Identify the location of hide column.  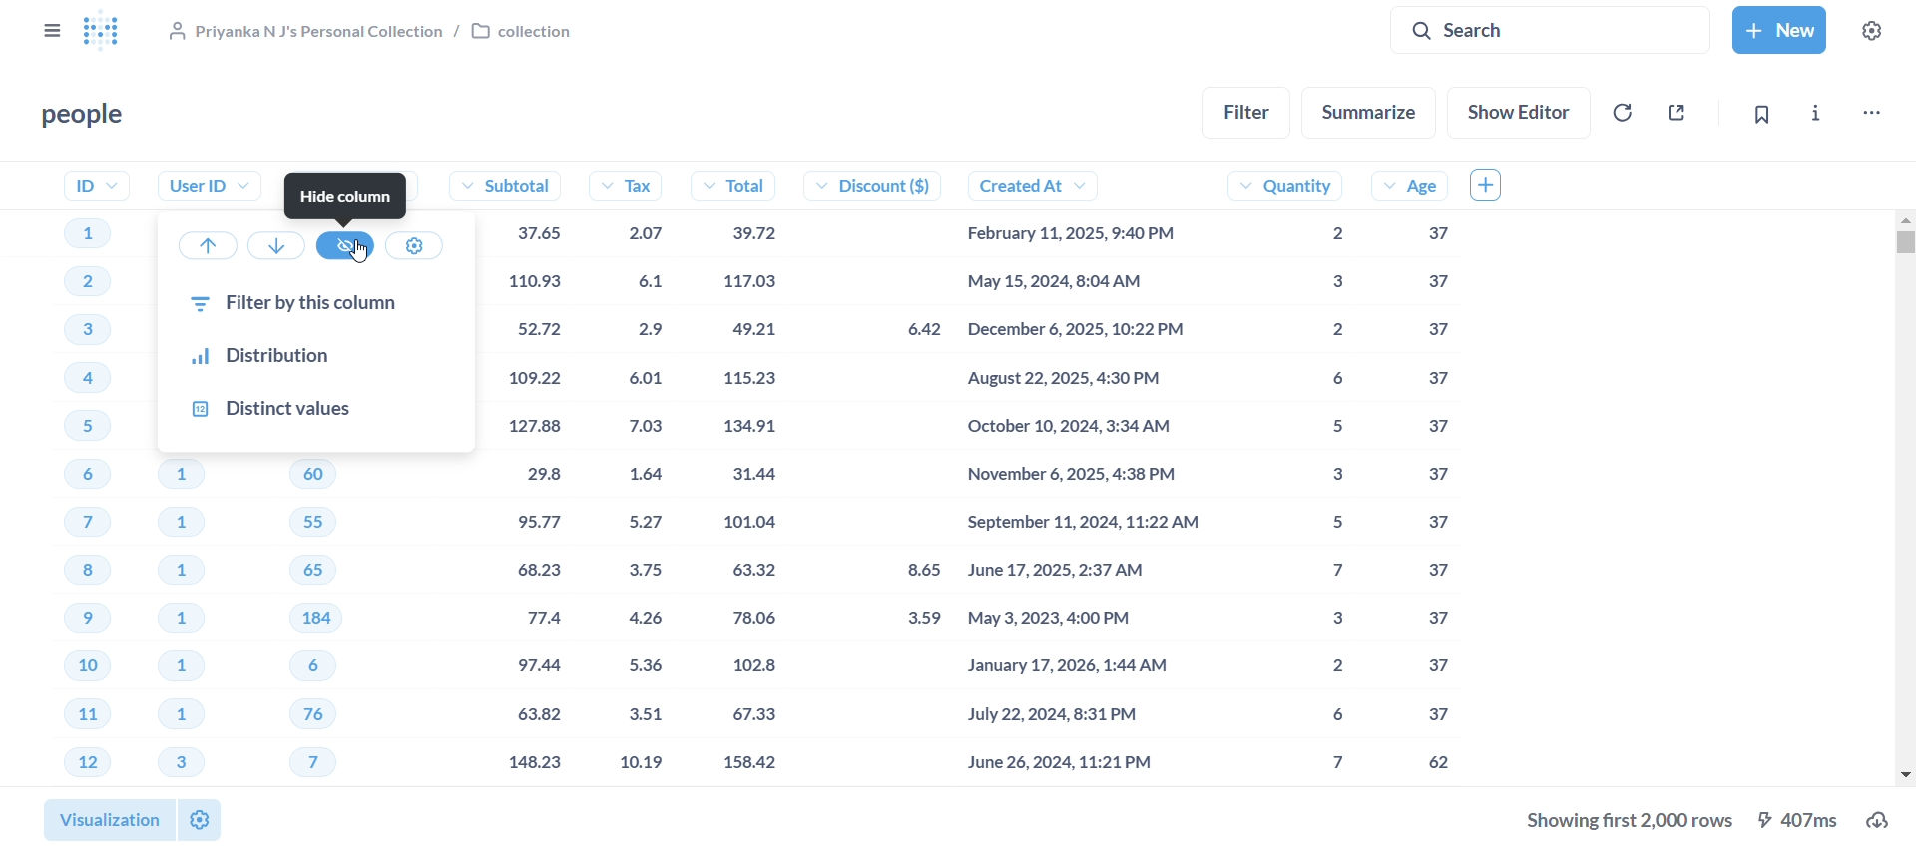
(344, 246).